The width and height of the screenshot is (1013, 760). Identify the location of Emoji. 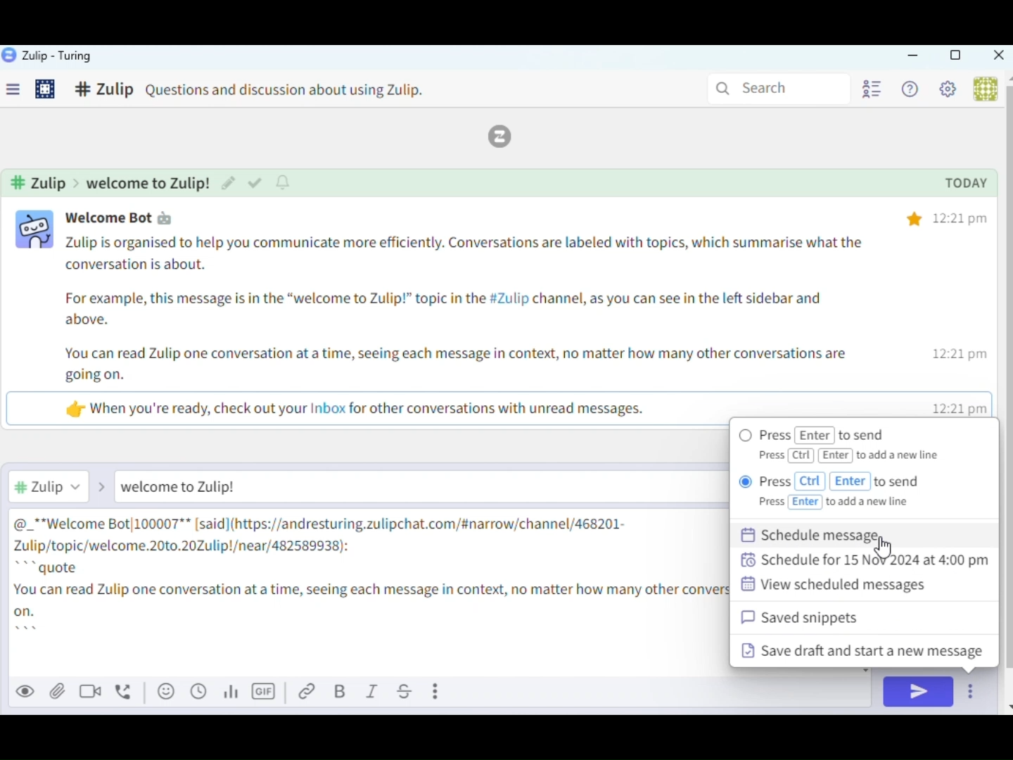
(165, 691).